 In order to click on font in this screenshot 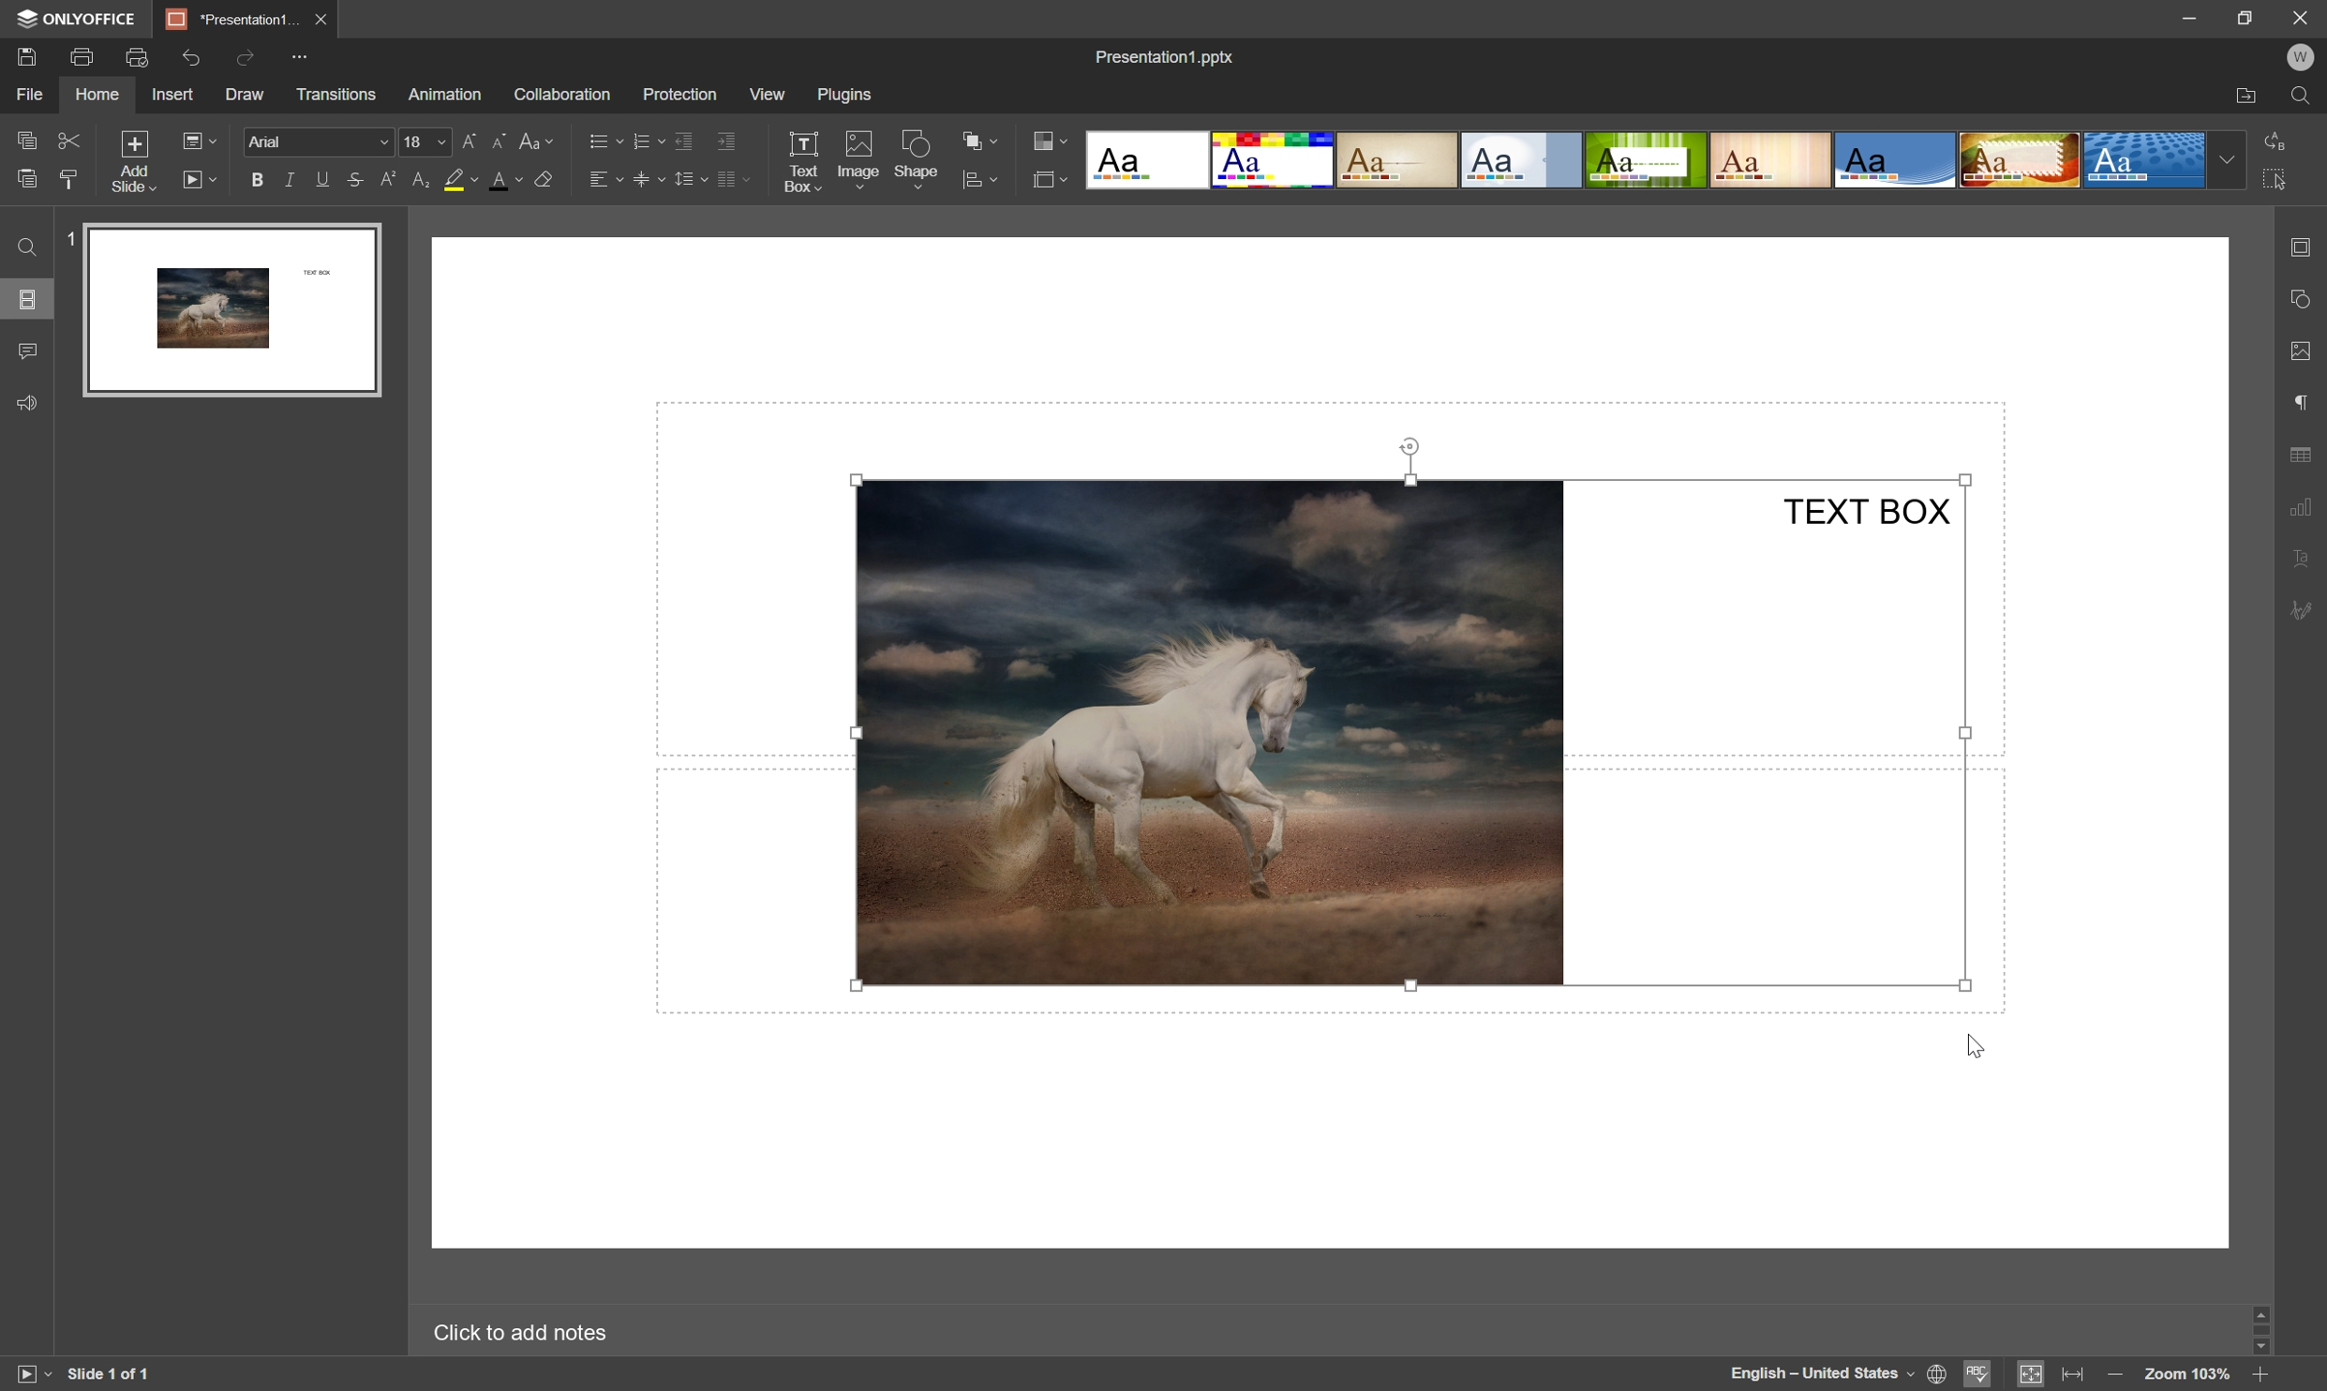, I will do `click(316, 139)`.